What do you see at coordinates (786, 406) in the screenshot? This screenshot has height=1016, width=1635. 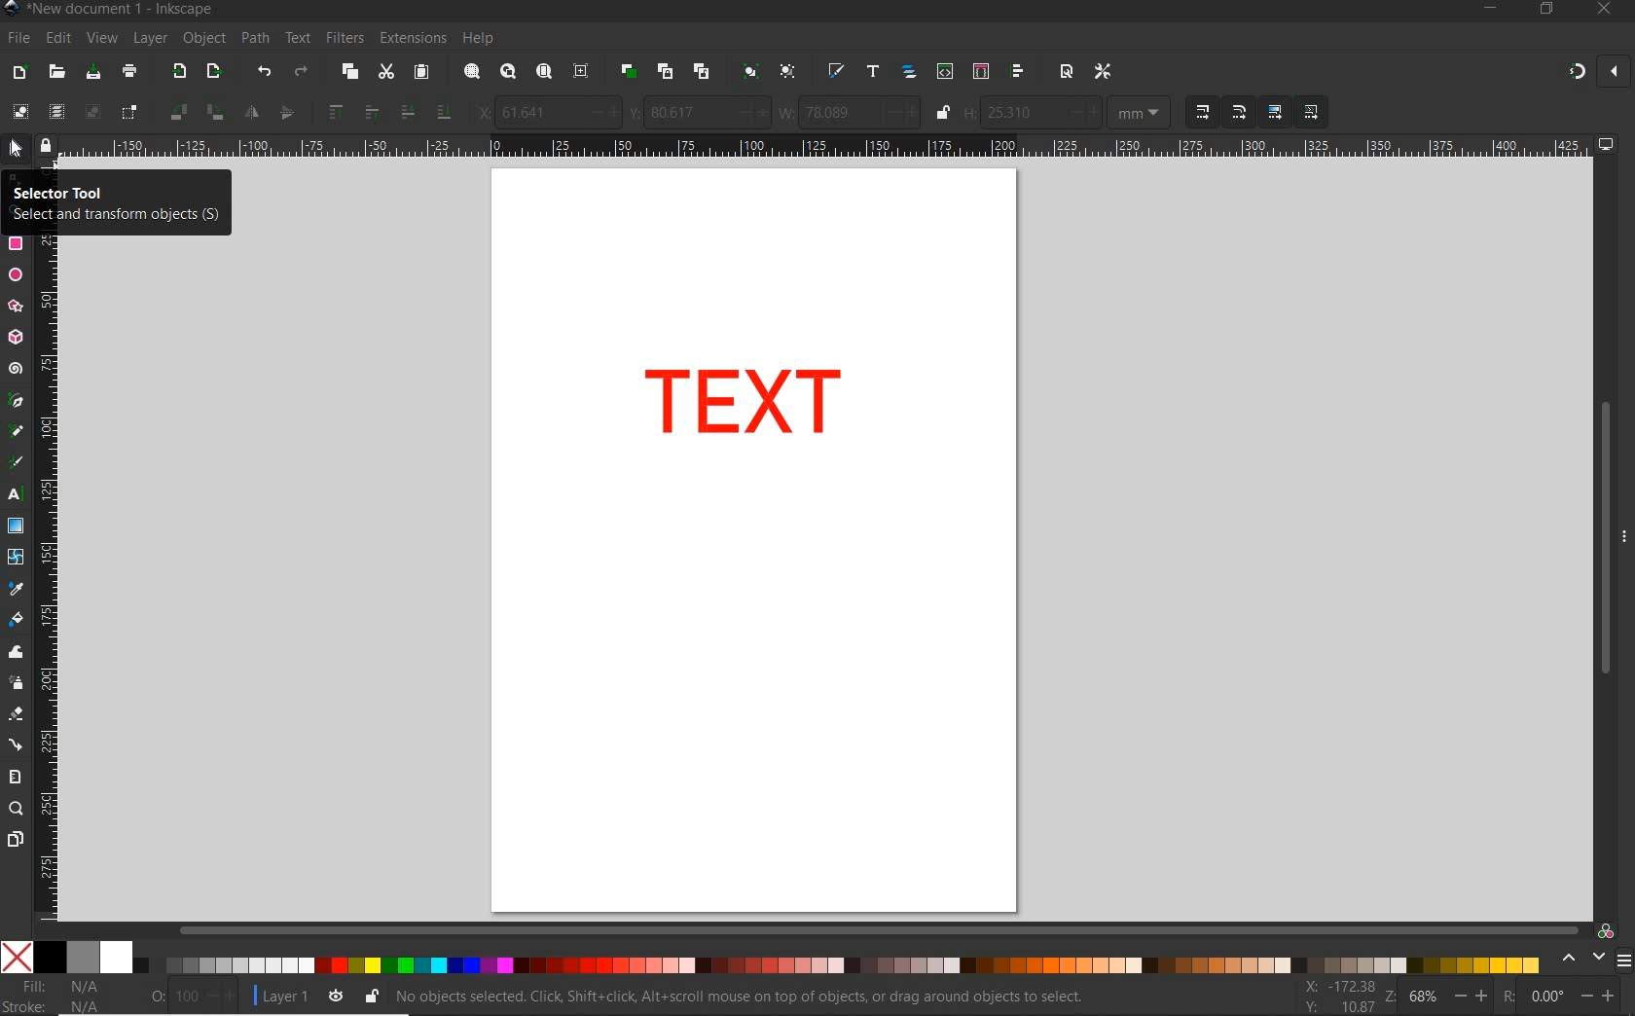 I see `text` at bounding box center [786, 406].